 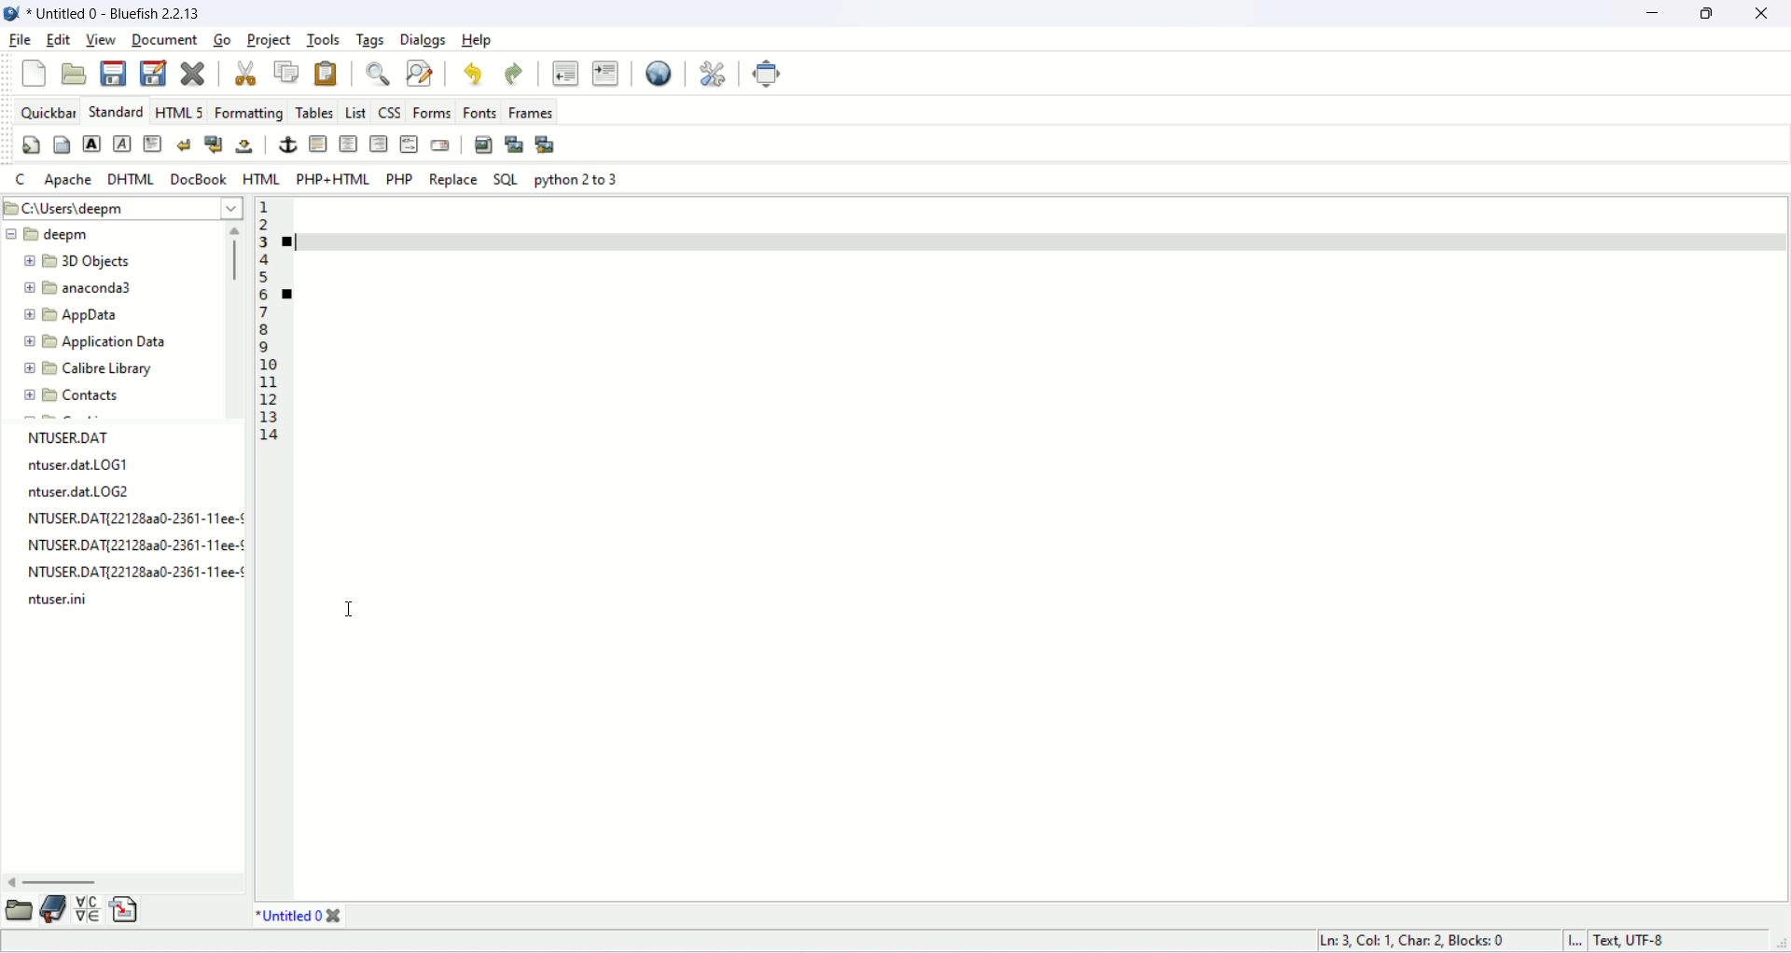 What do you see at coordinates (79, 396) in the screenshot?
I see `folder name` at bounding box center [79, 396].